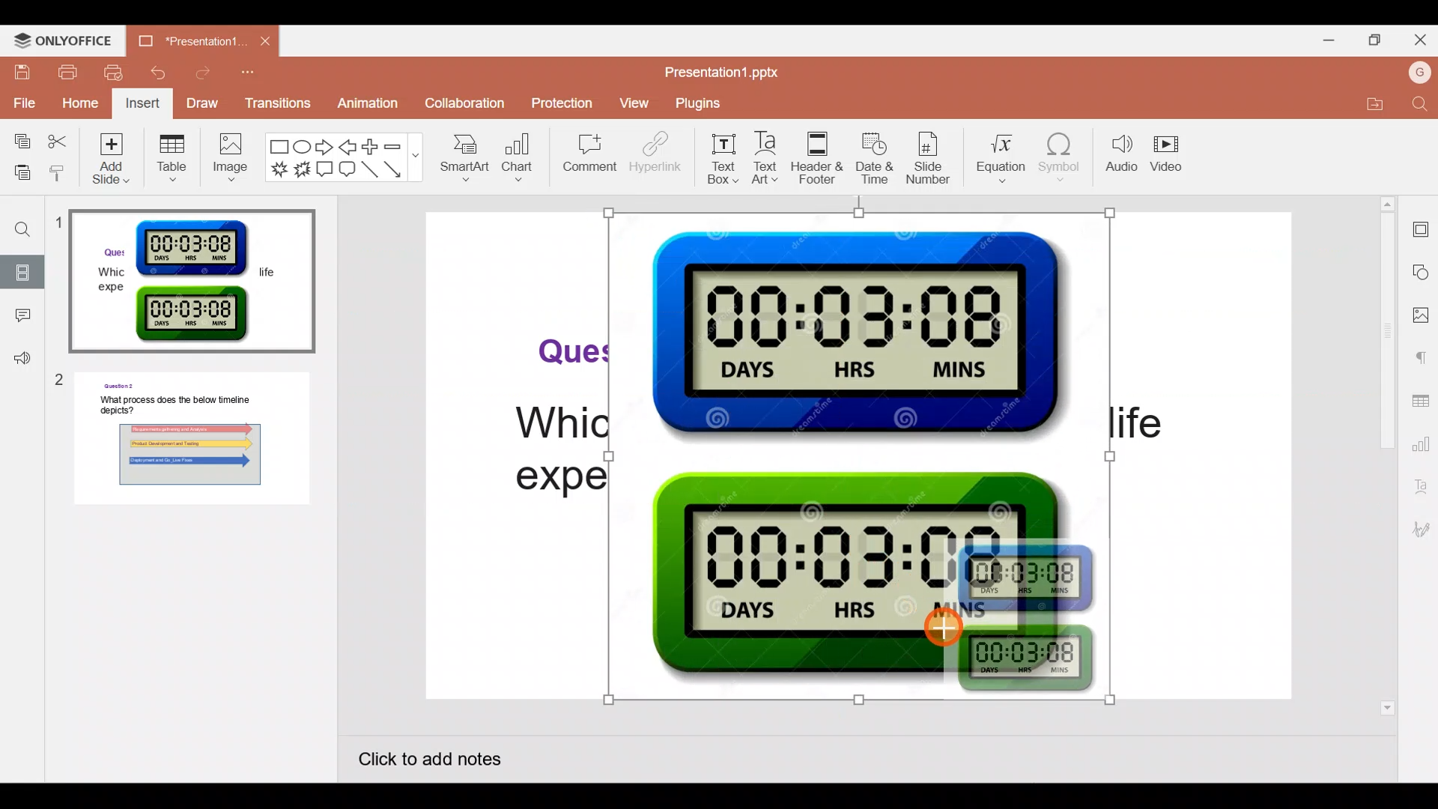 This screenshot has height=809, width=1438. Describe the element at coordinates (374, 147) in the screenshot. I see `Plus` at that location.